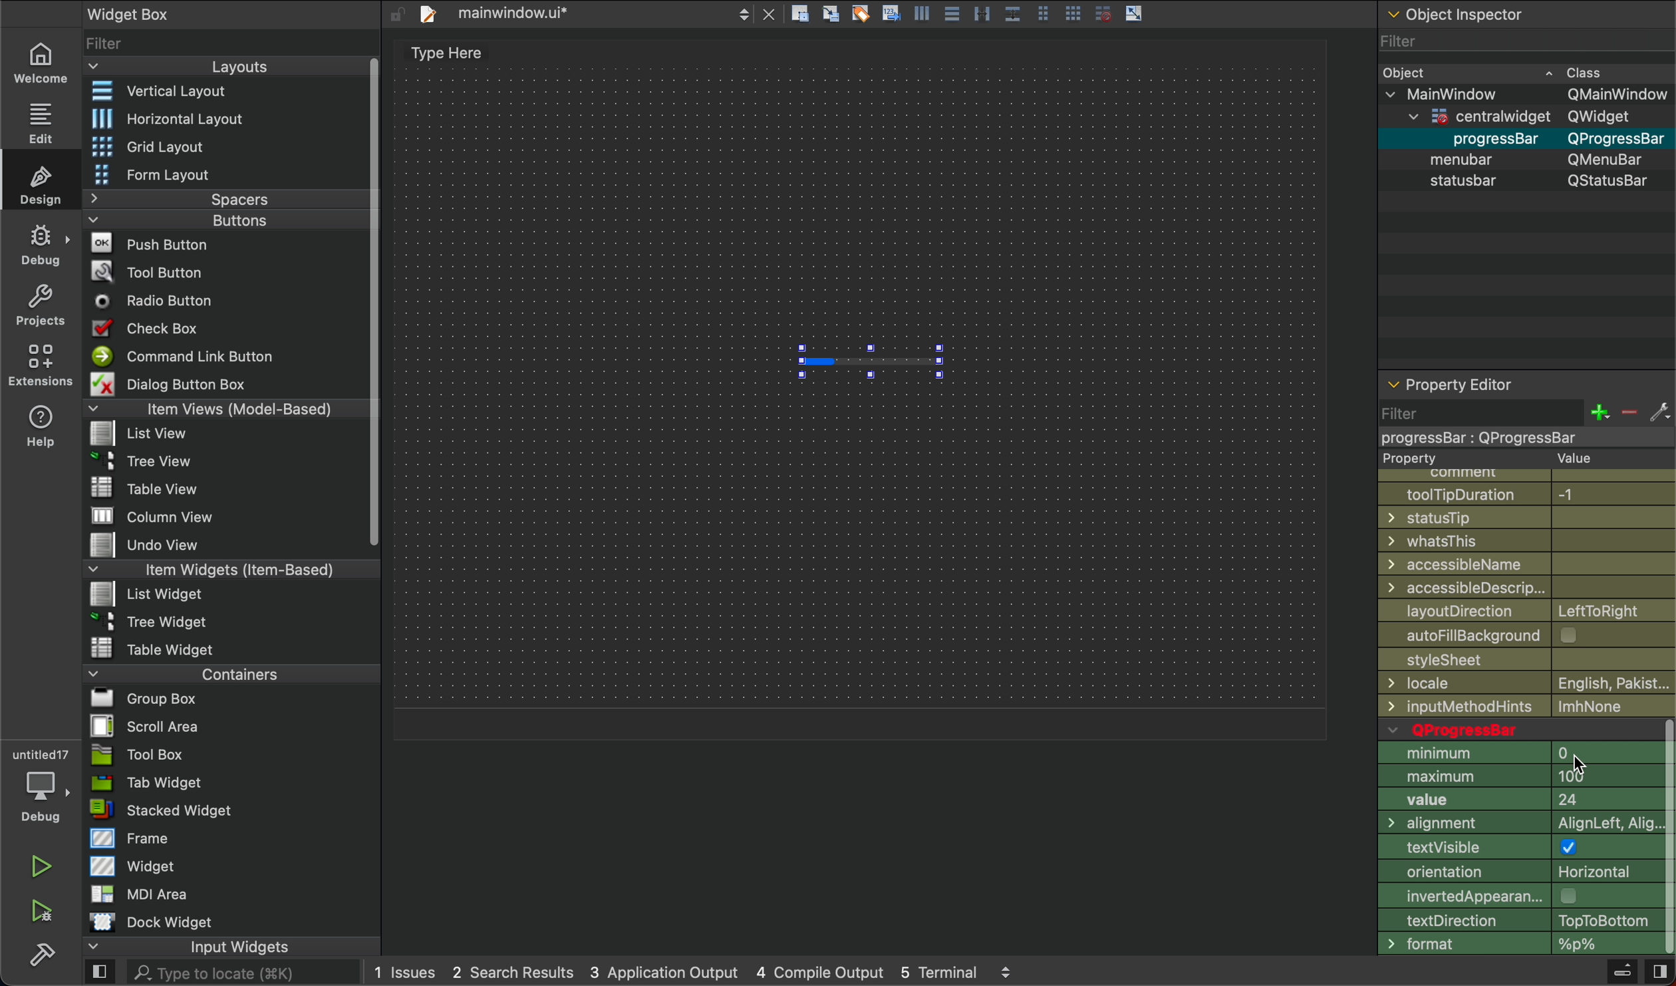  Describe the element at coordinates (1530, 707) in the screenshot. I see `Input method` at that location.